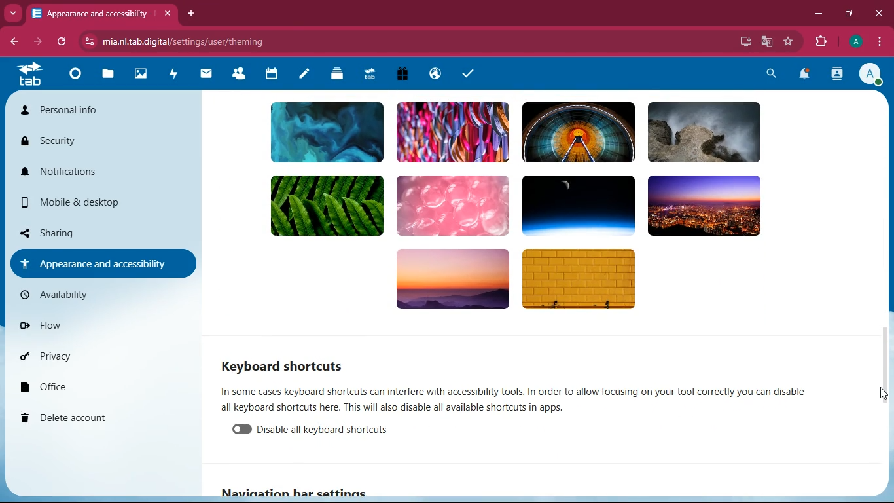 This screenshot has height=503, width=894. I want to click on availiability, so click(101, 297).